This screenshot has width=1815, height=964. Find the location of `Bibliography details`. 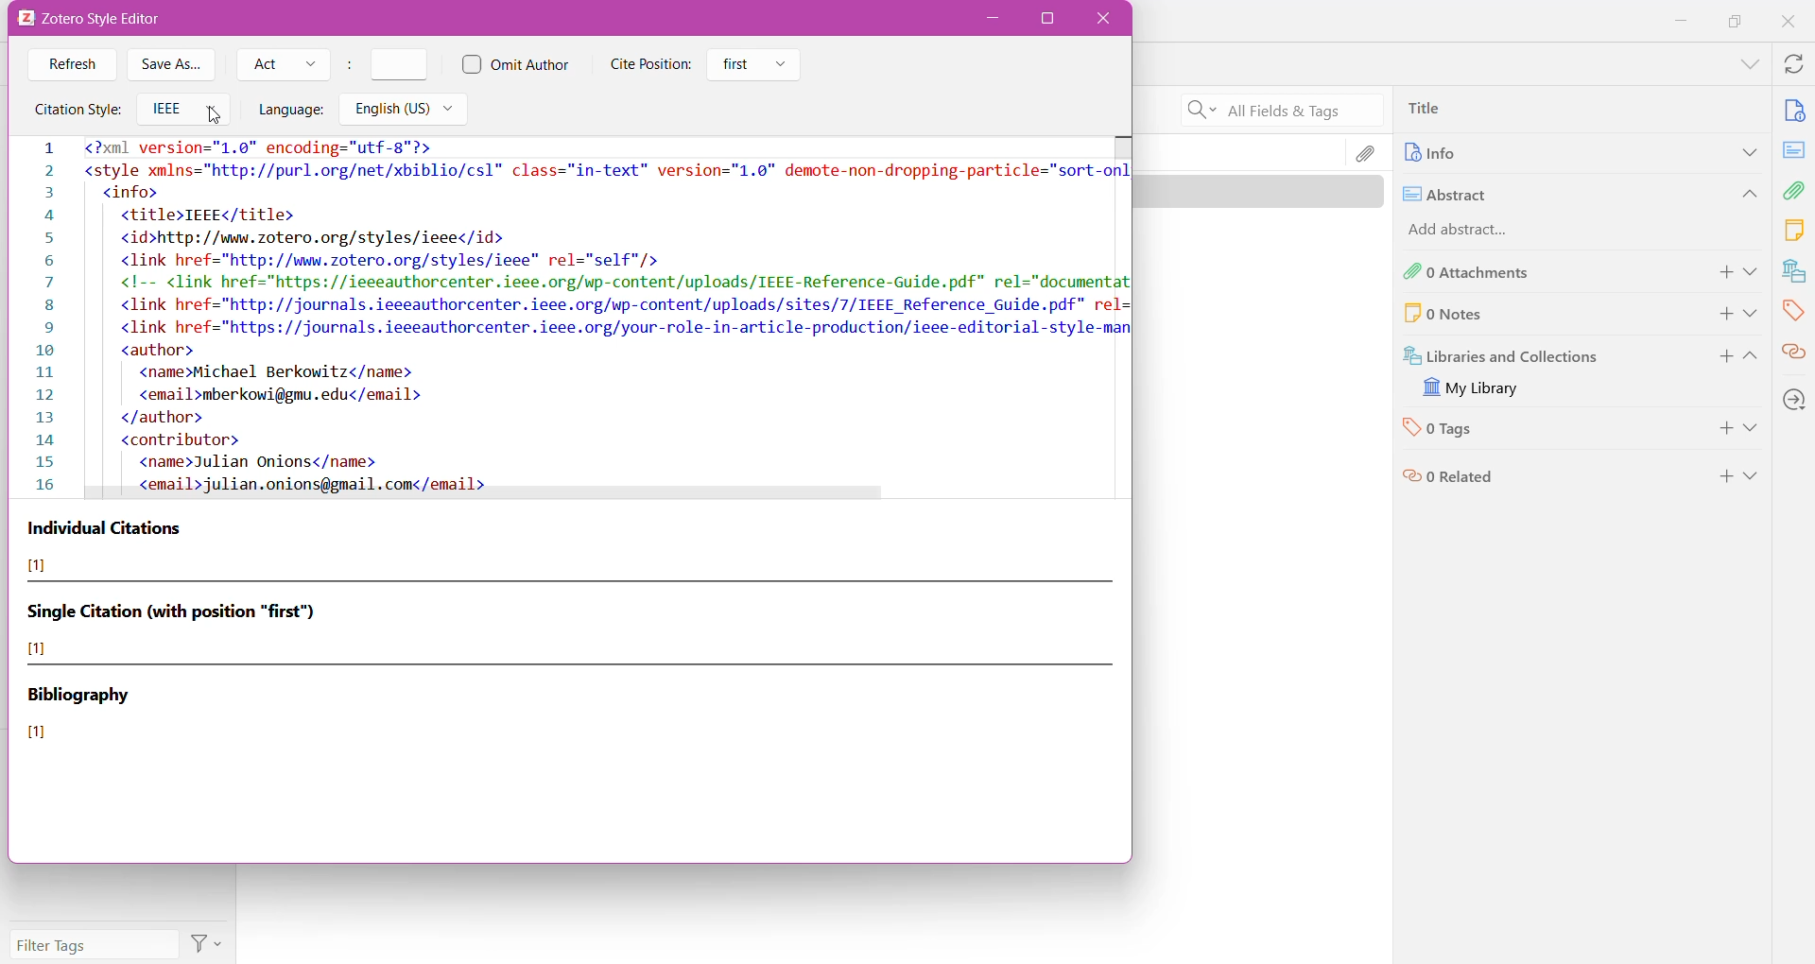

Bibliography details is located at coordinates (81, 715).